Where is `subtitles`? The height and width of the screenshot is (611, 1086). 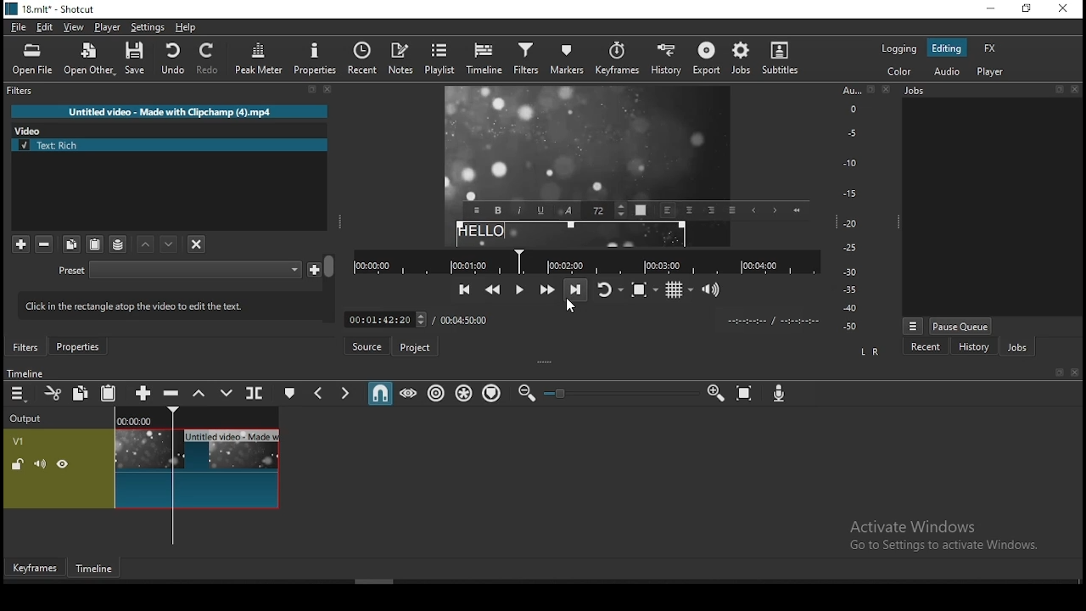 subtitles is located at coordinates (785, 61).